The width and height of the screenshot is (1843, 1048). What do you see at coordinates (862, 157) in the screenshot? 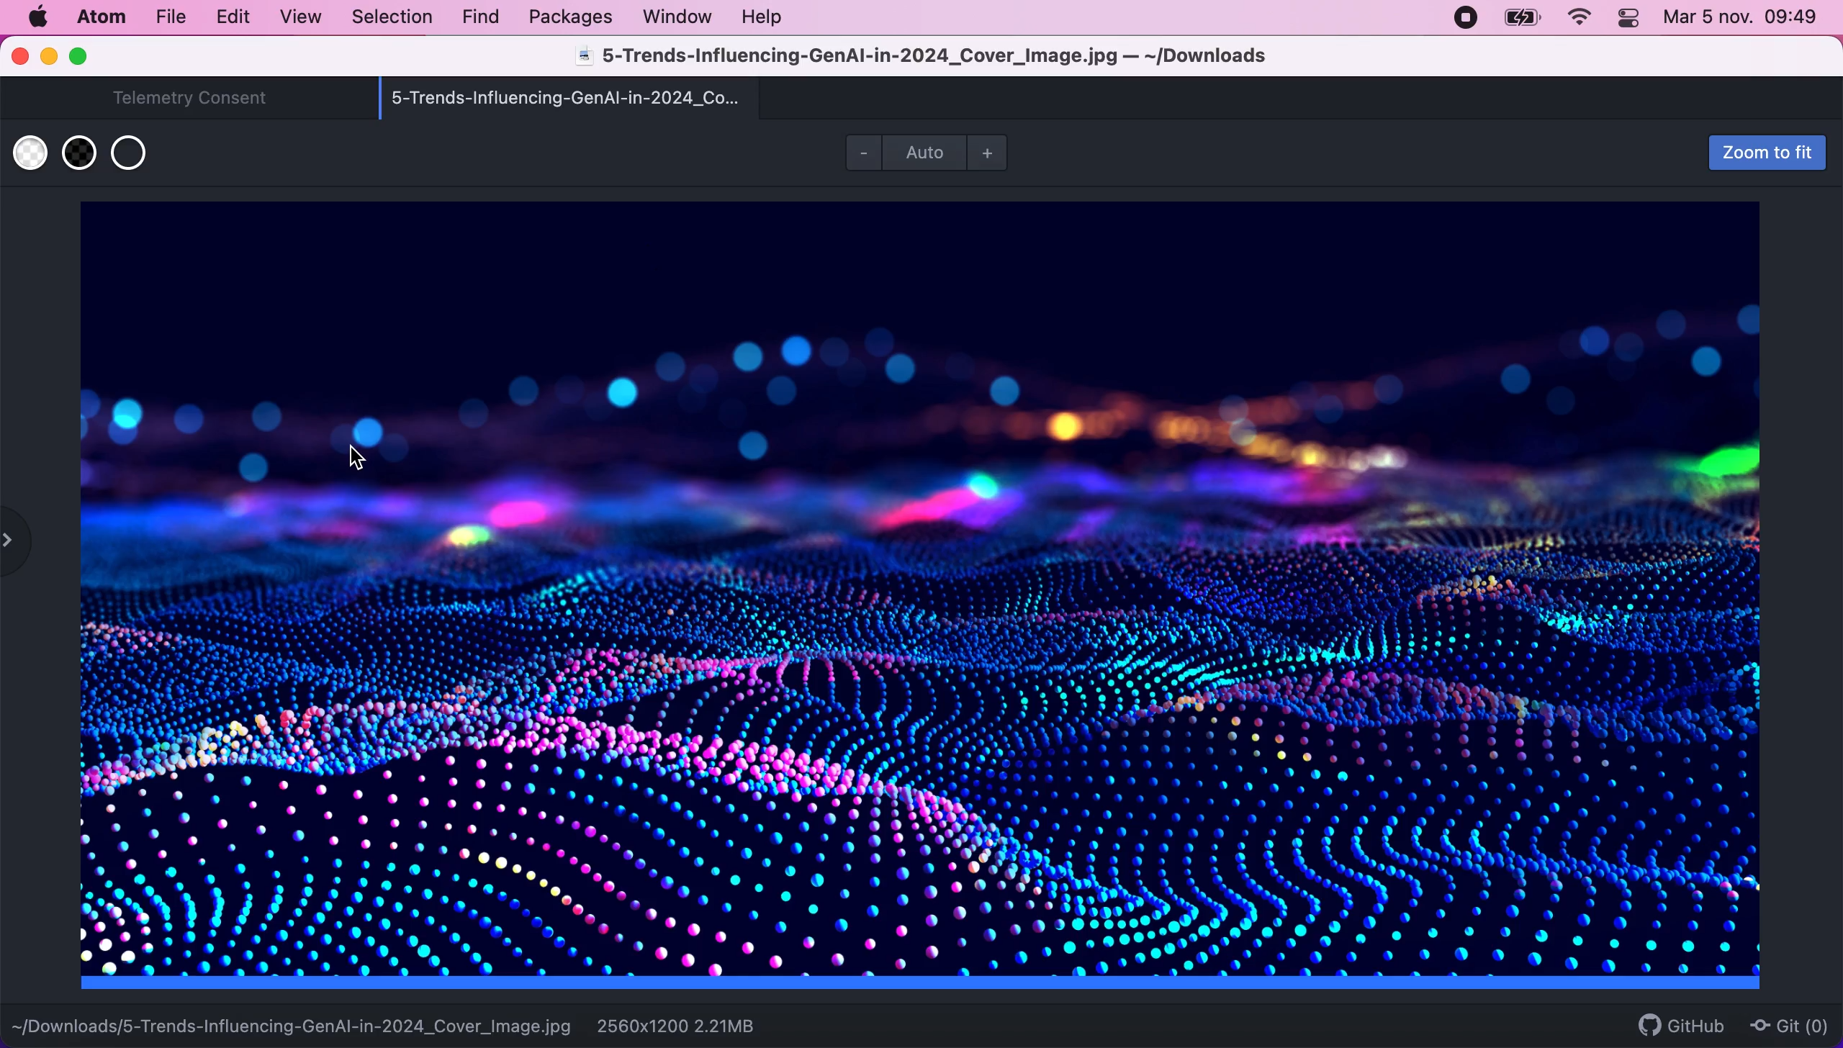
I see `zoom in` at bounding box center [862, 157].